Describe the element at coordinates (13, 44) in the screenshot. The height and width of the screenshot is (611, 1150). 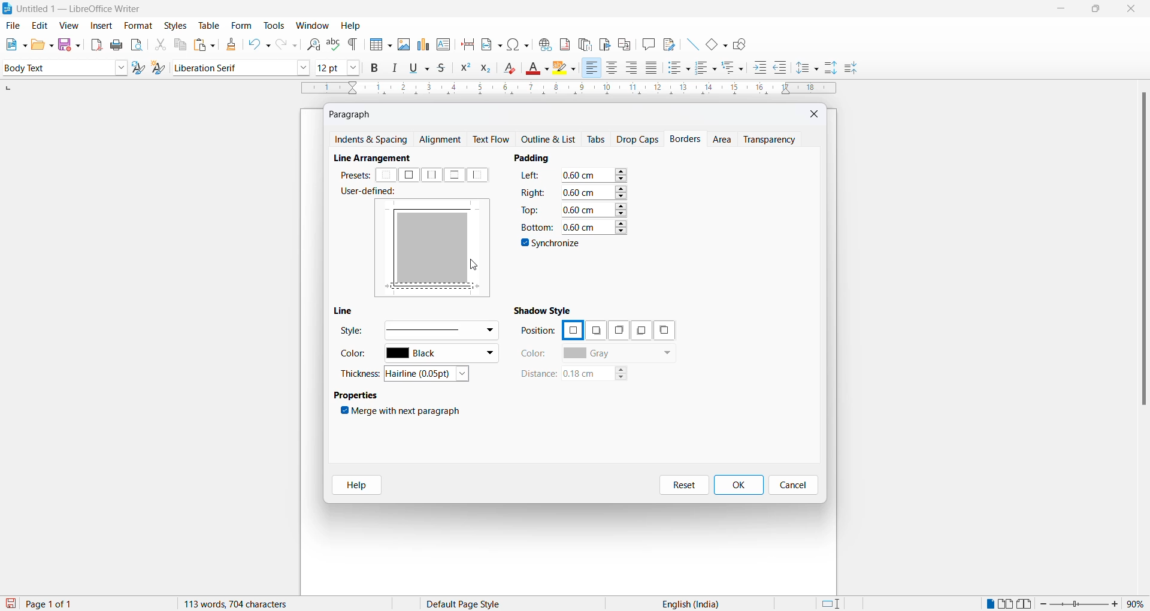
I see `new file options` at that location.